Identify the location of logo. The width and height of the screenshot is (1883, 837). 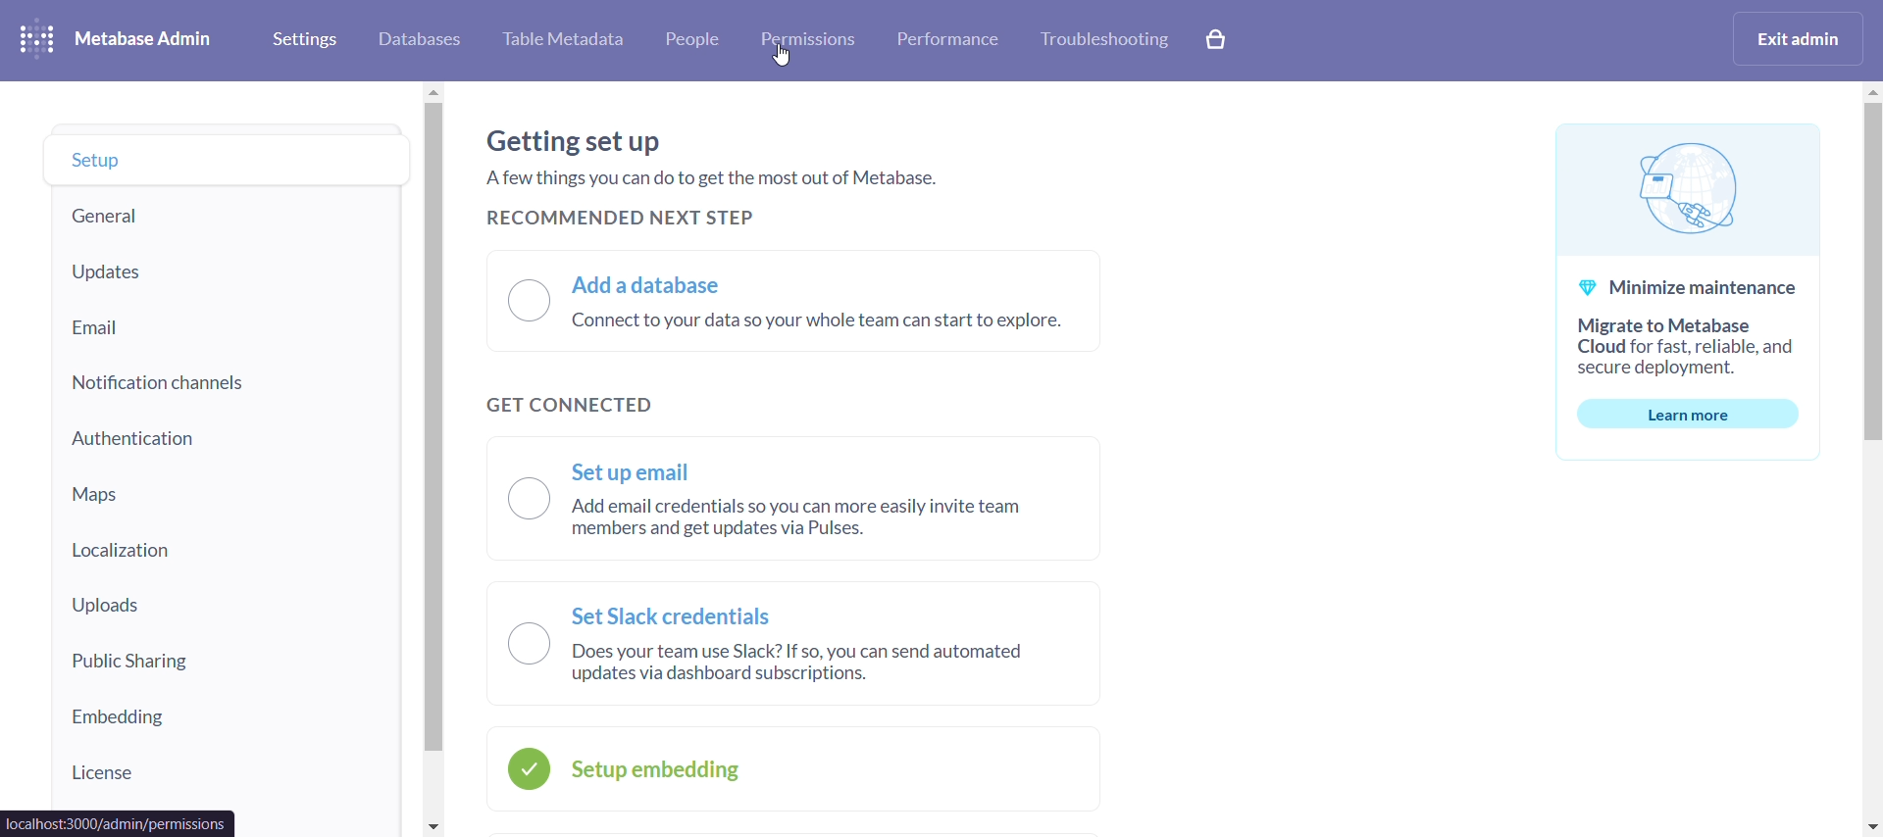
(38, 38).